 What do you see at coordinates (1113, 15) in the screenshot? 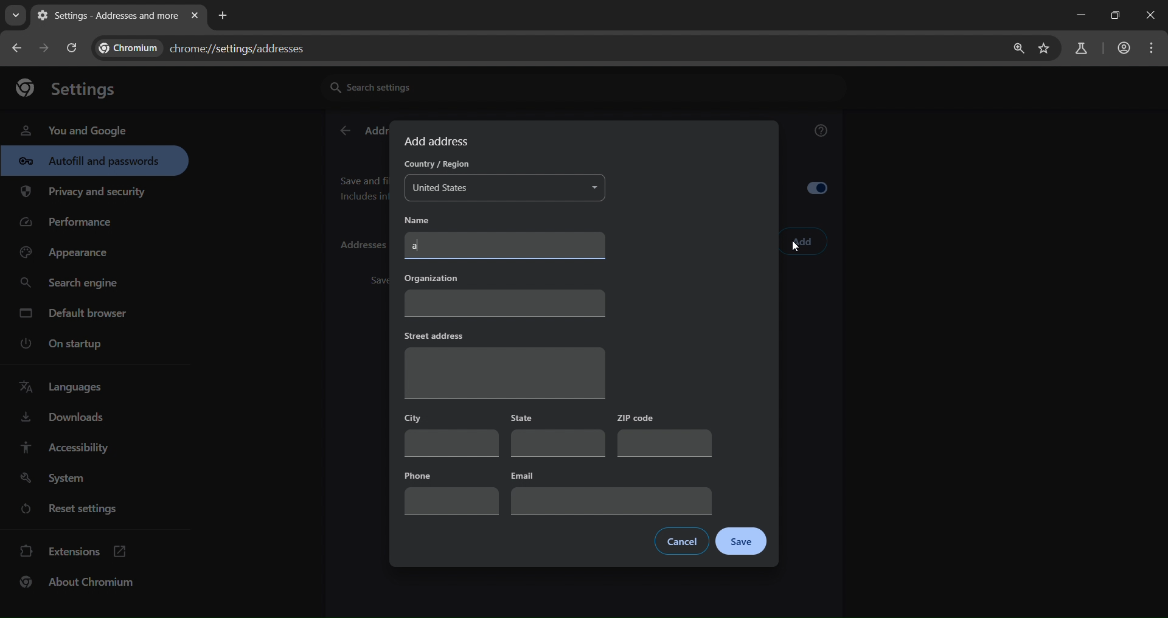
I see `restore down` at bounding box center [1113, 15].